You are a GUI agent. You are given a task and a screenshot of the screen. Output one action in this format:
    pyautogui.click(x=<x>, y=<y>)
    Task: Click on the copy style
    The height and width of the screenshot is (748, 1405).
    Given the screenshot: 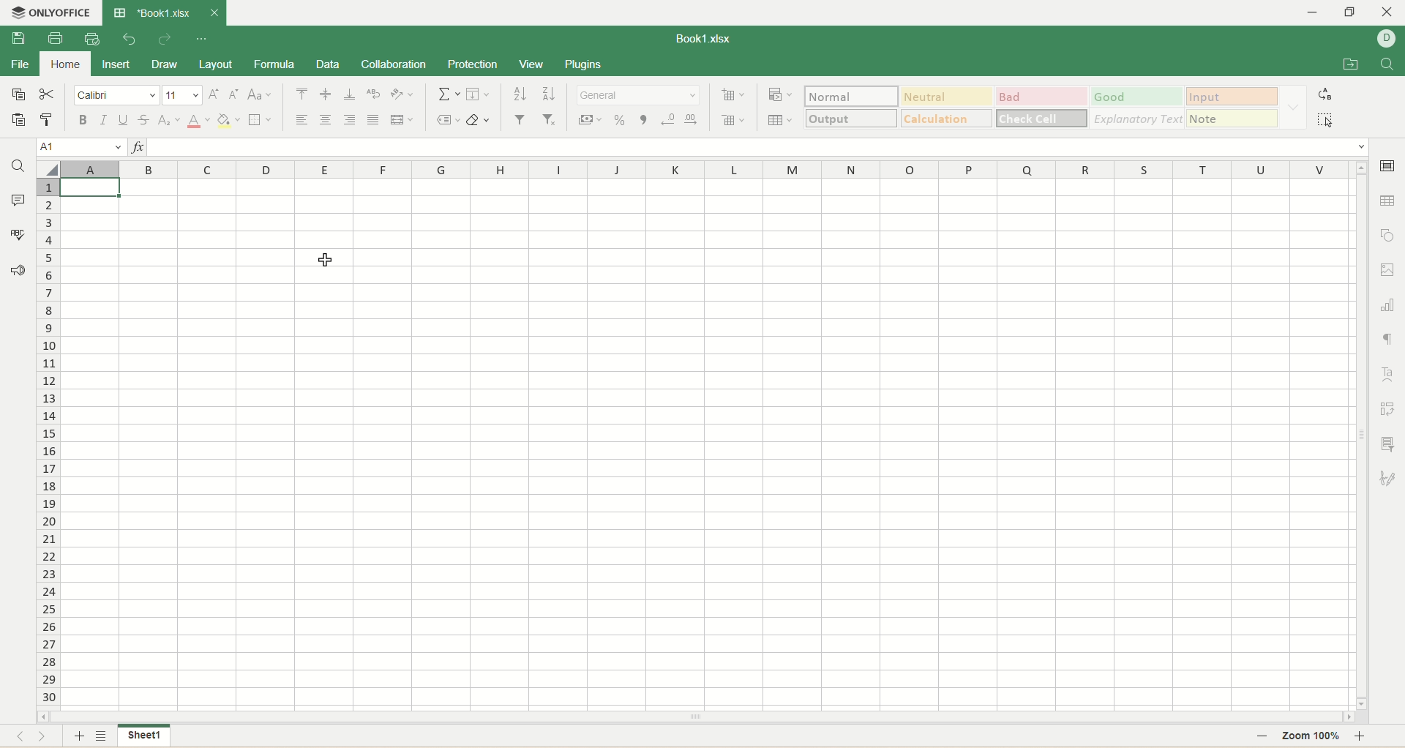 What is the action you would take?
    pyautogui.click(x=49, y=121)
    